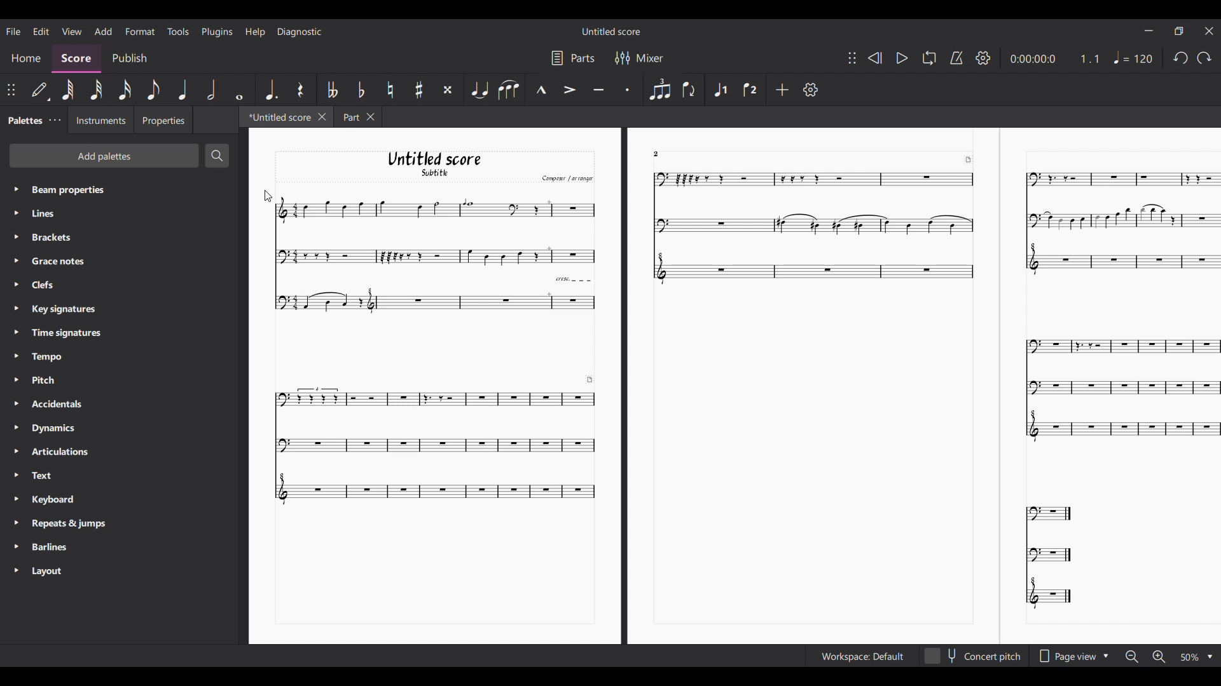  I want to click on , so click(15, 310).